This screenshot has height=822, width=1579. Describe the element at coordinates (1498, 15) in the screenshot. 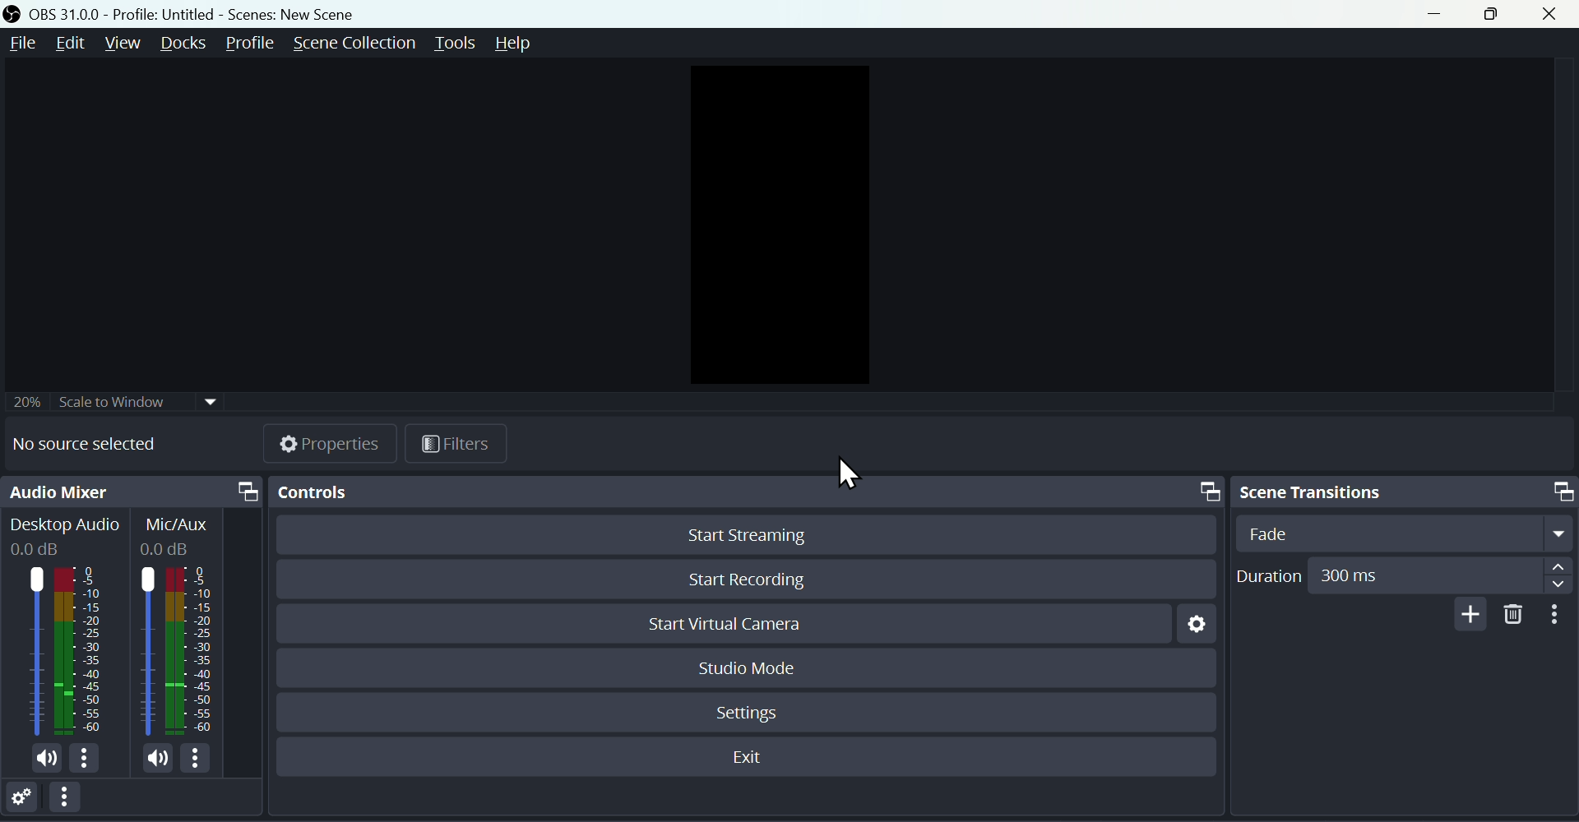

I see `maximise` at that location.